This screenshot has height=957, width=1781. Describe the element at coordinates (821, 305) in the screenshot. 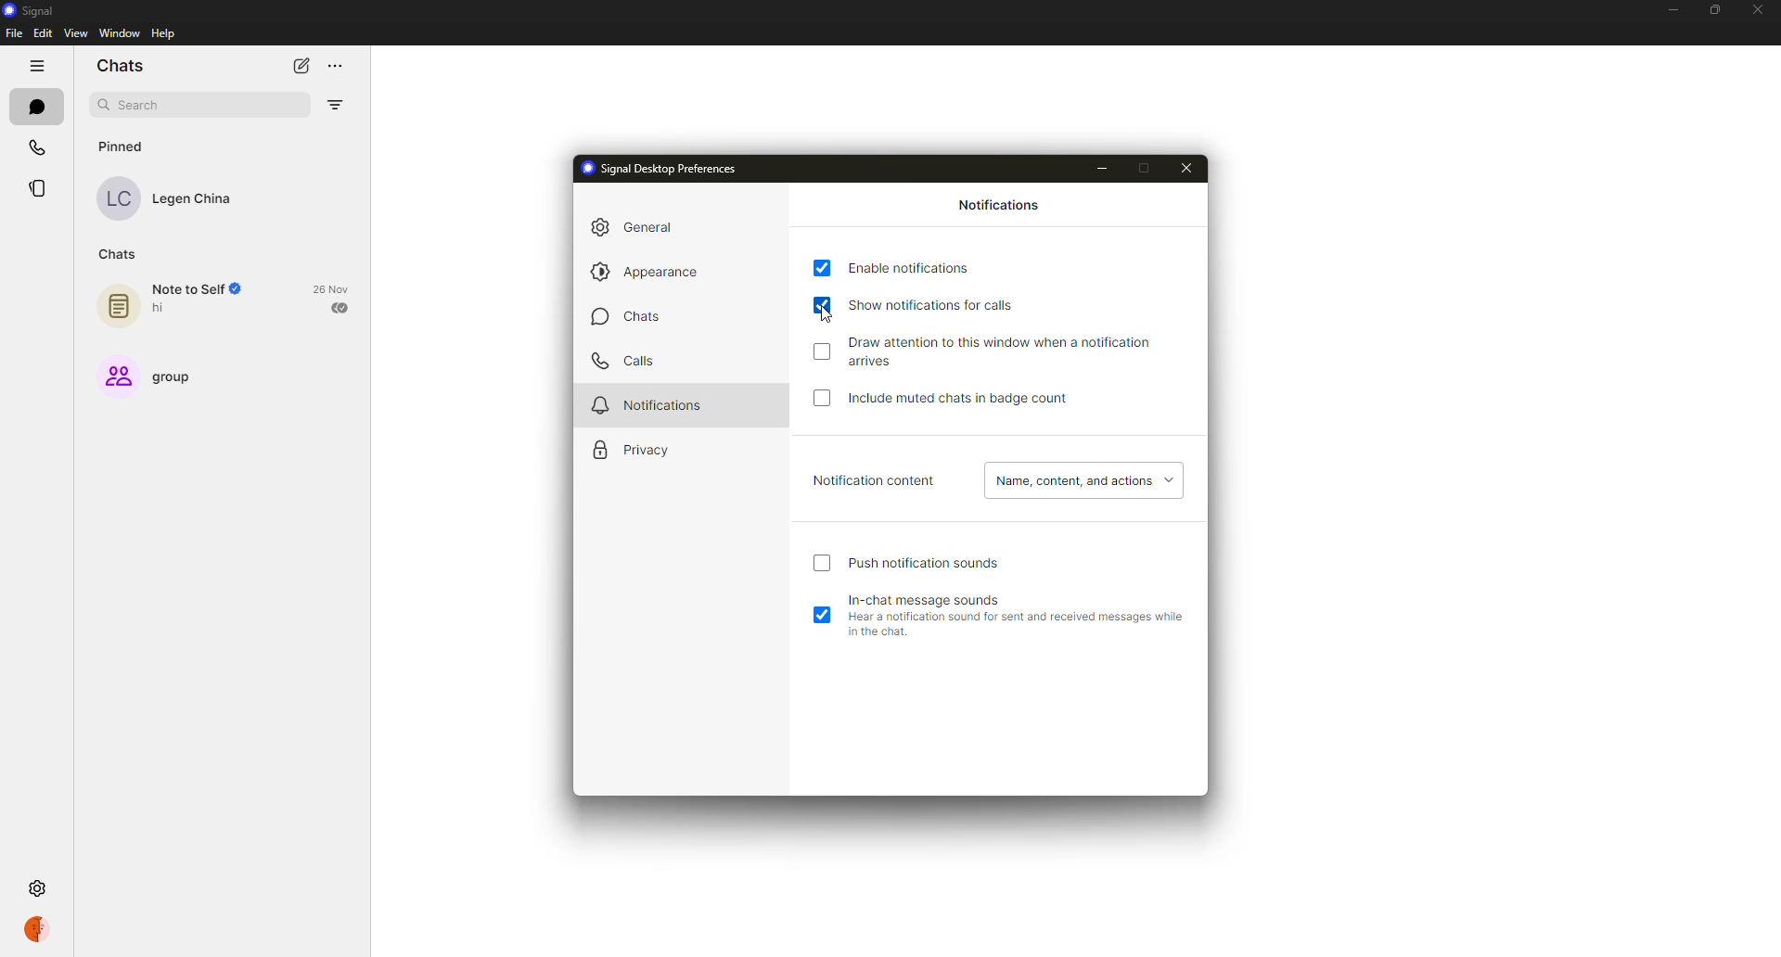

I see `enabled` at that location.